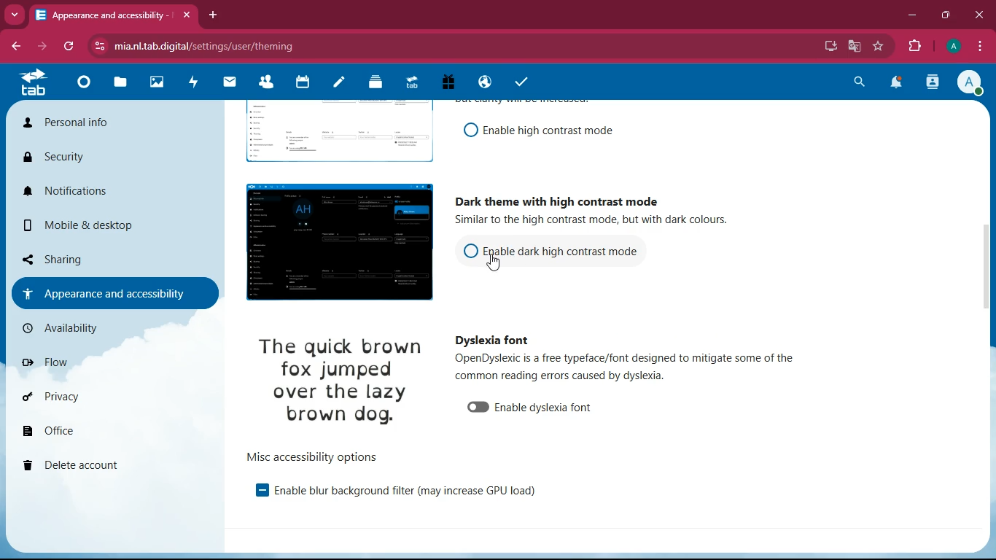 This screenshot has height=560, width=996. I want to click on enable, so click(405, 492).